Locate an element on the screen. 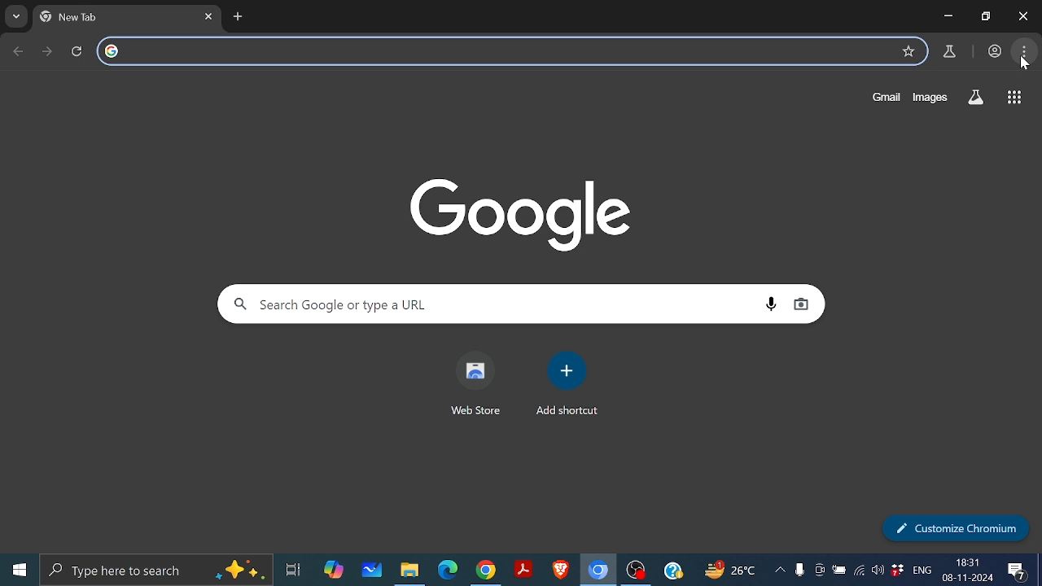 This screenshot has width=1042, height=586. google chrome is located at coordinates (485, 571).